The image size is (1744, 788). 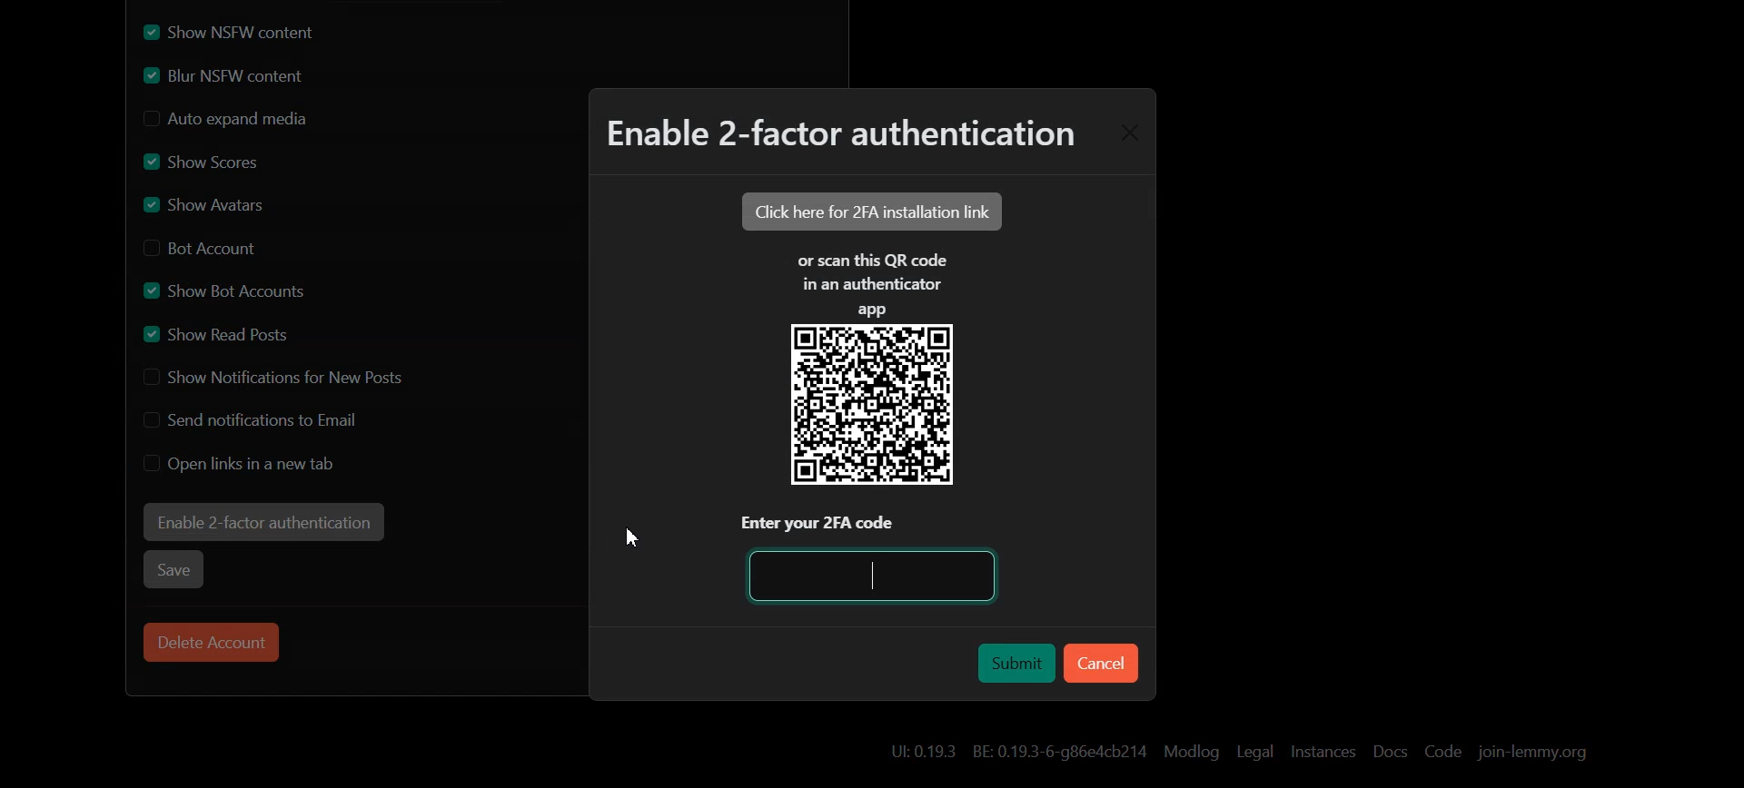 What do you see at coordinates (872, 406) in the screenshot?
I see `QR Code for Scan` at bounding box center [872, 406].